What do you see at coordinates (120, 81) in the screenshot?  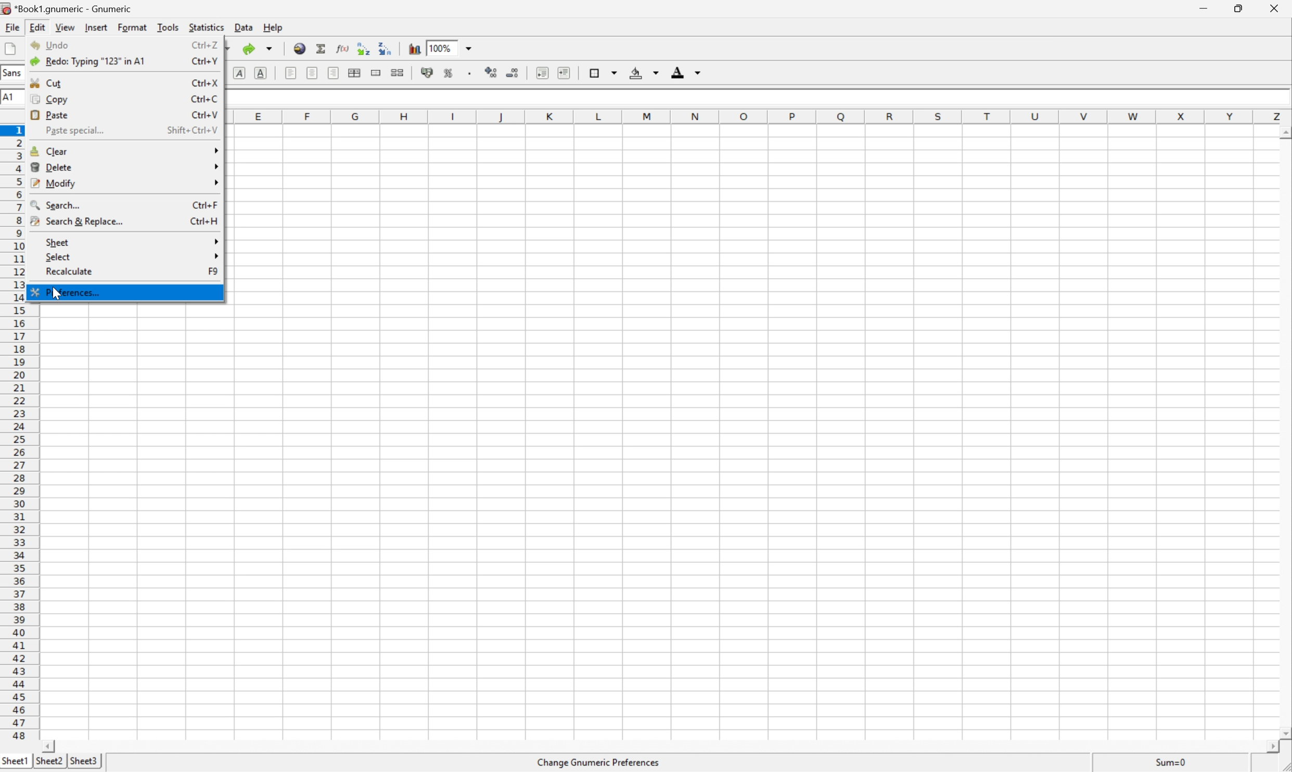 I see `cut ctrl+x` at bounding box center [120, 81].